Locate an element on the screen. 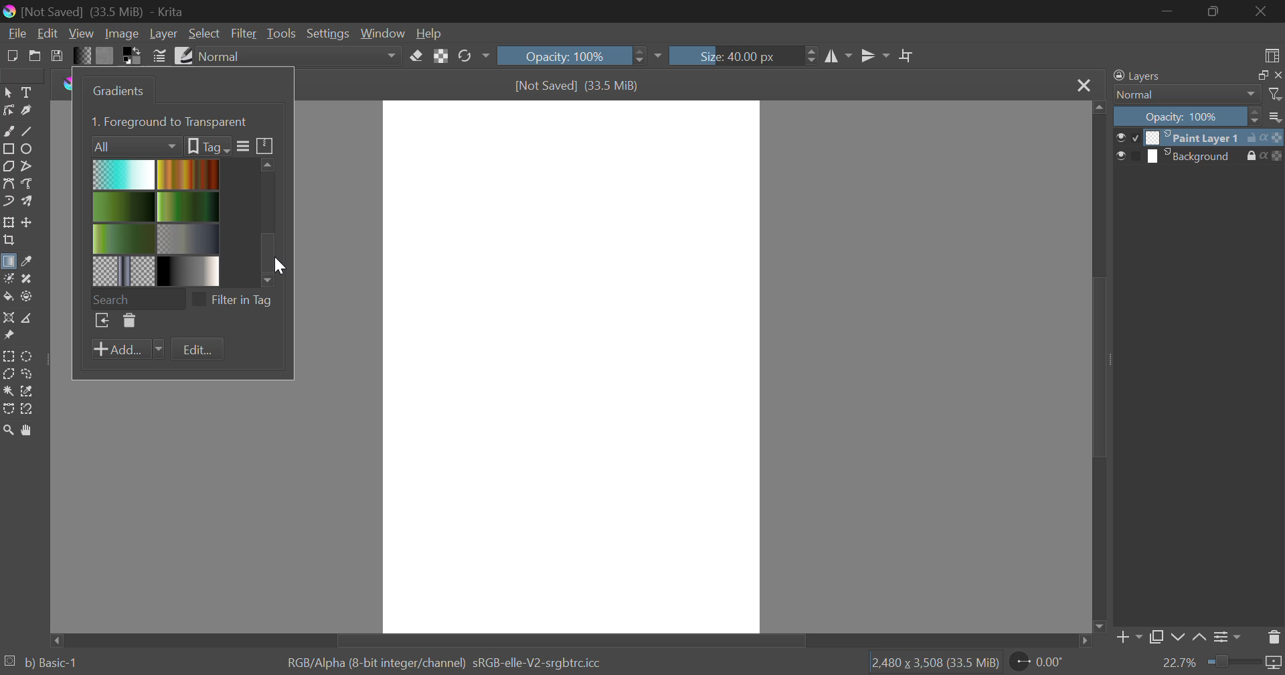 The image size is (1285, 675). Eraser is located at coordinates (417, 54).